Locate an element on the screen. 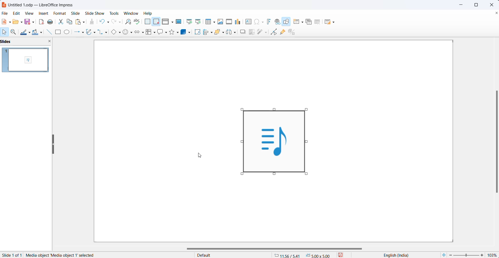 Image resolution: width=499 pixels, height=258 pixels. horizontal scroll  bar is located at coordinates (275, 249).